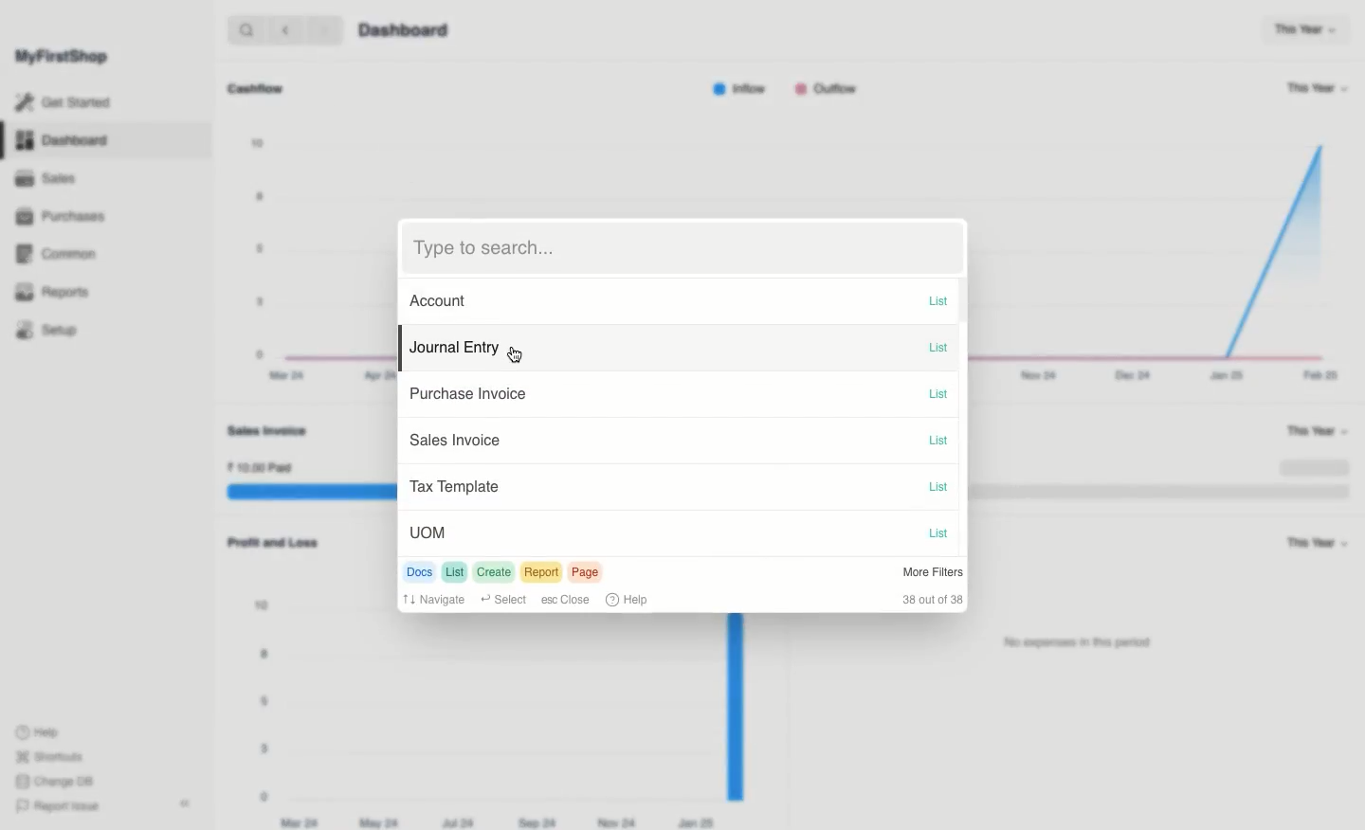  Describe the element at coordinates (435, 599) in the screenshot. I see `Navigate` at that location.